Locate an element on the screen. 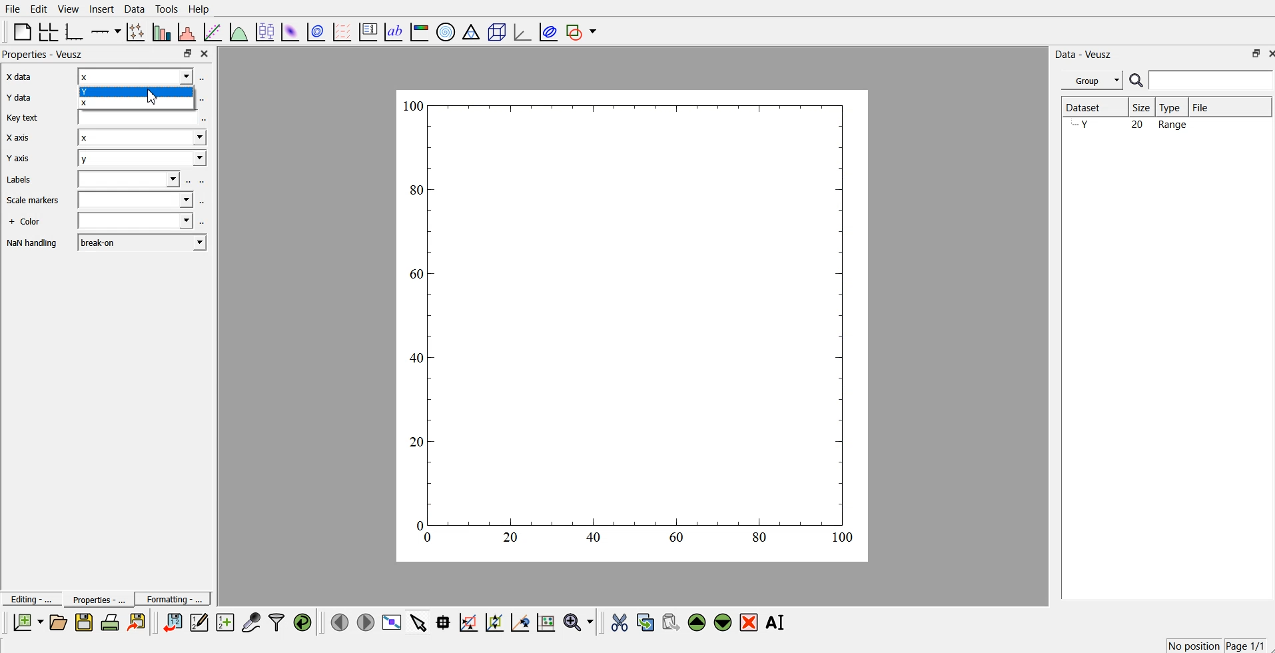  plot key is located at coordinates (368, 31).